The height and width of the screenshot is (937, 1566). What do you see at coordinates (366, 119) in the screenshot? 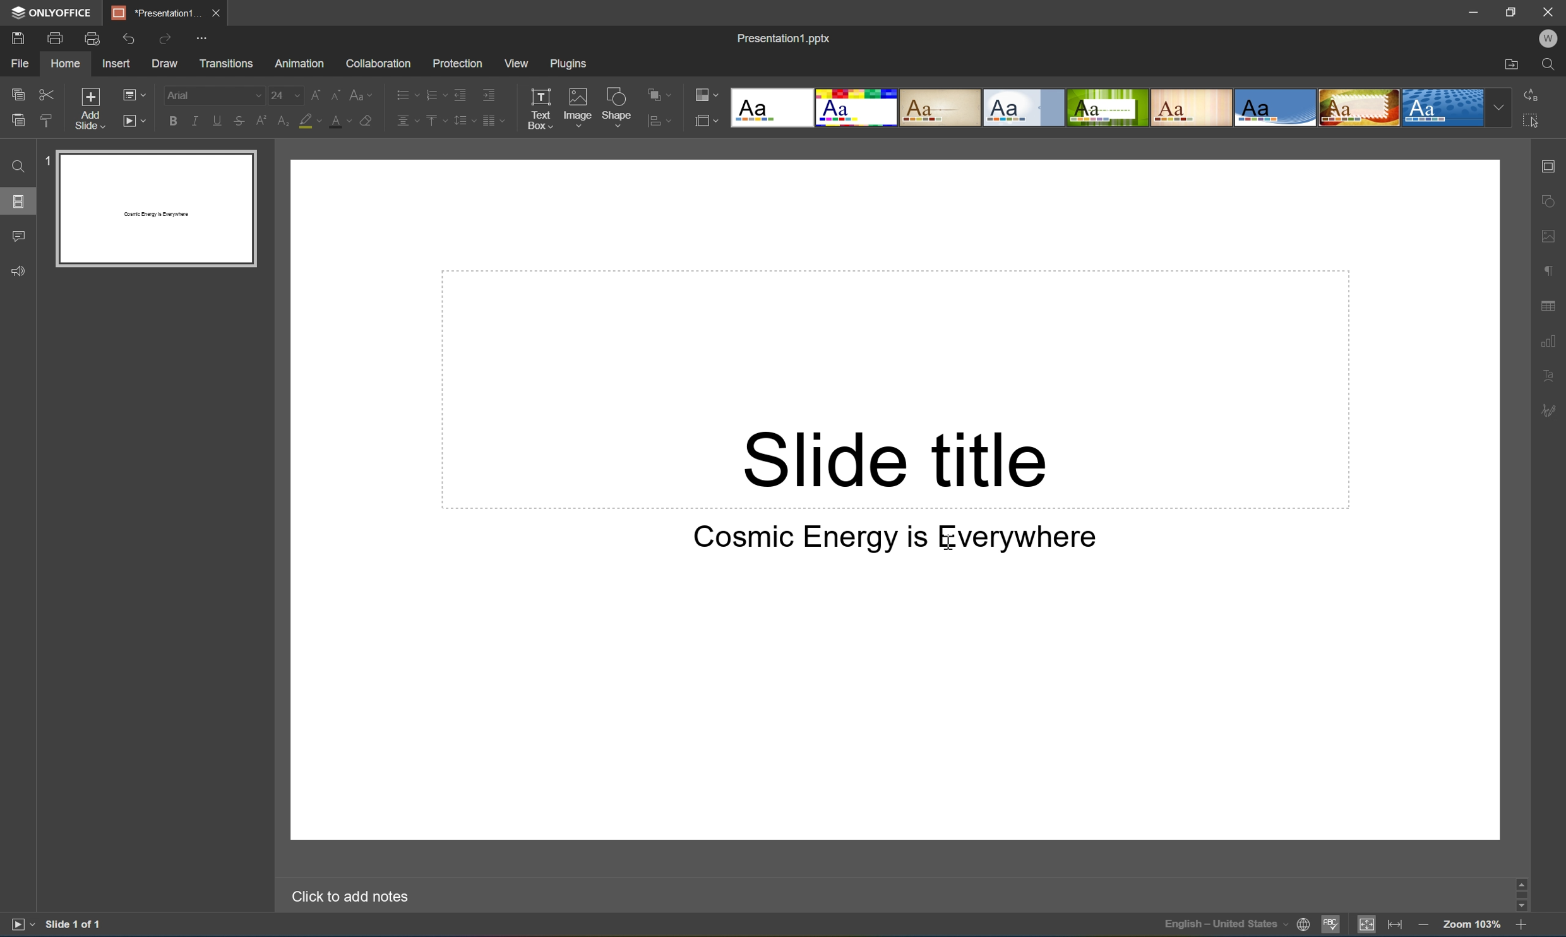
I see `Clear style` at bounding box center [366, 119].